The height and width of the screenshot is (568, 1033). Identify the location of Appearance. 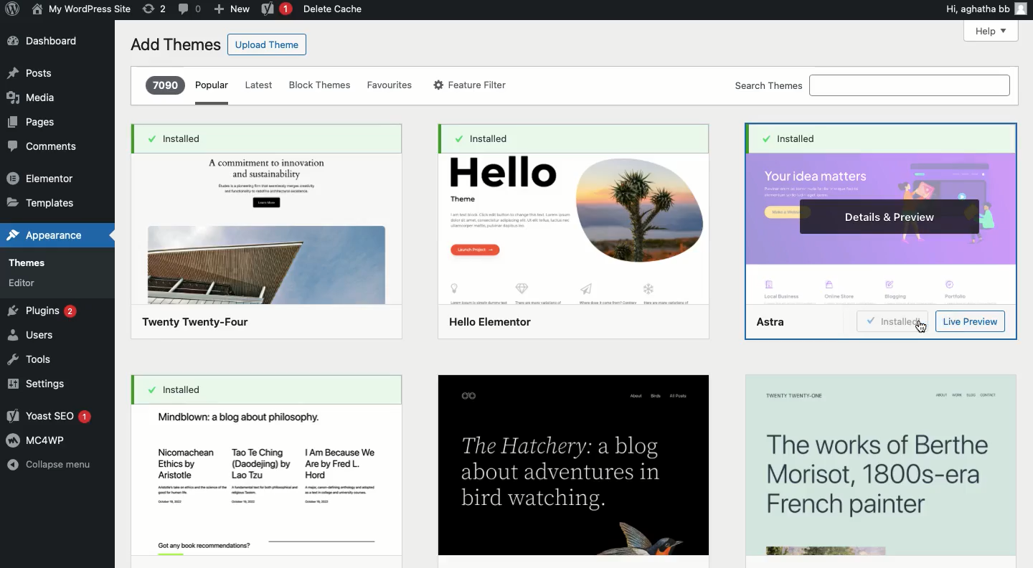
(44, 233).